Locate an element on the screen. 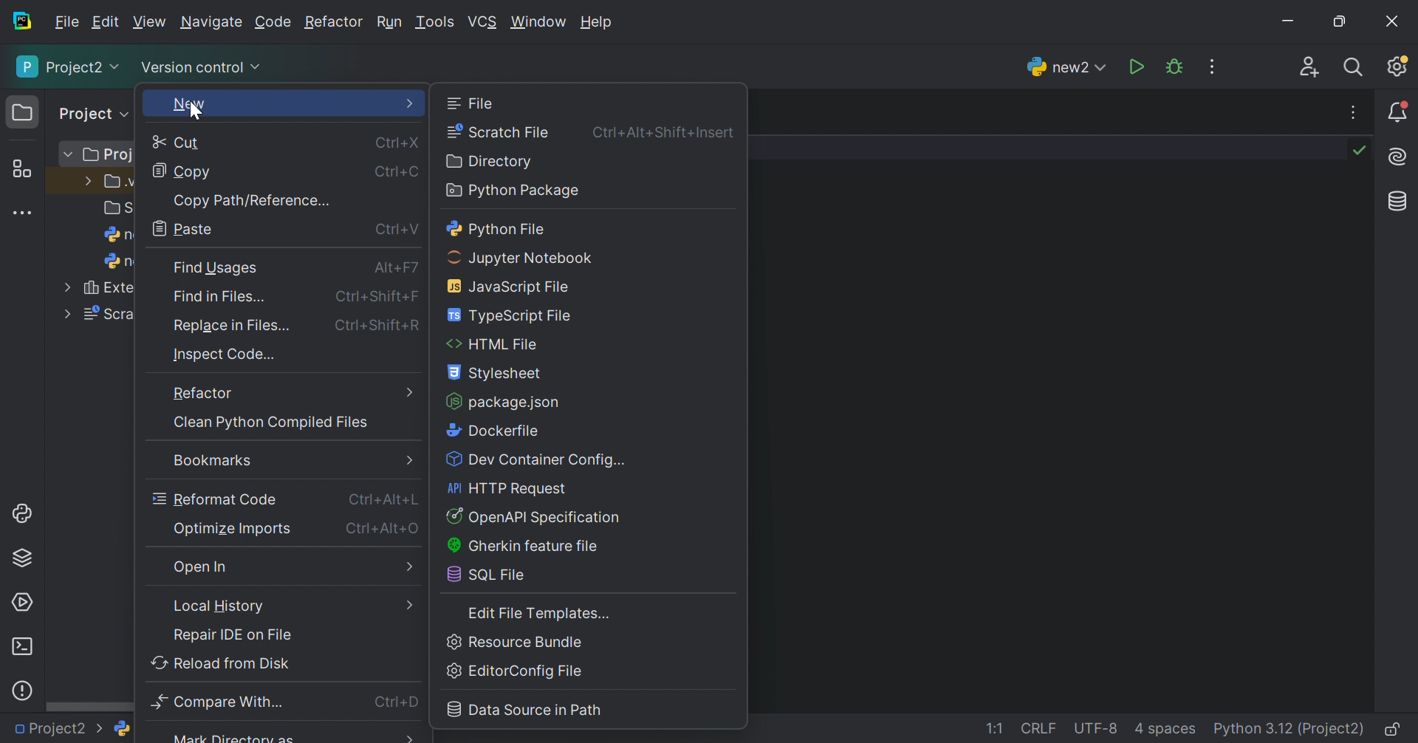 This screenshot has width=1418, height=743. Run is located at coordinates (392, 22).